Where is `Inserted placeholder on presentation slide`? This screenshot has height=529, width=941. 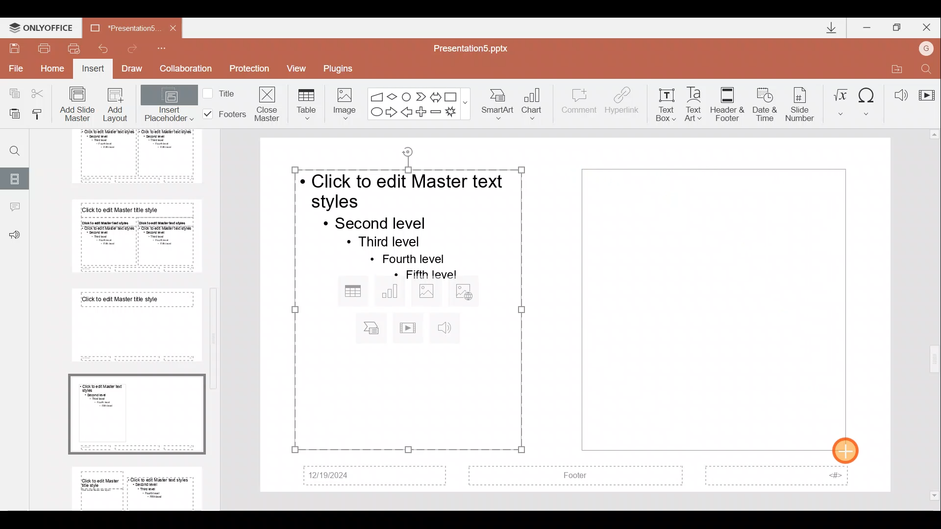 Inserted placeholder on presentation slide is located at coordinates (715, 308).